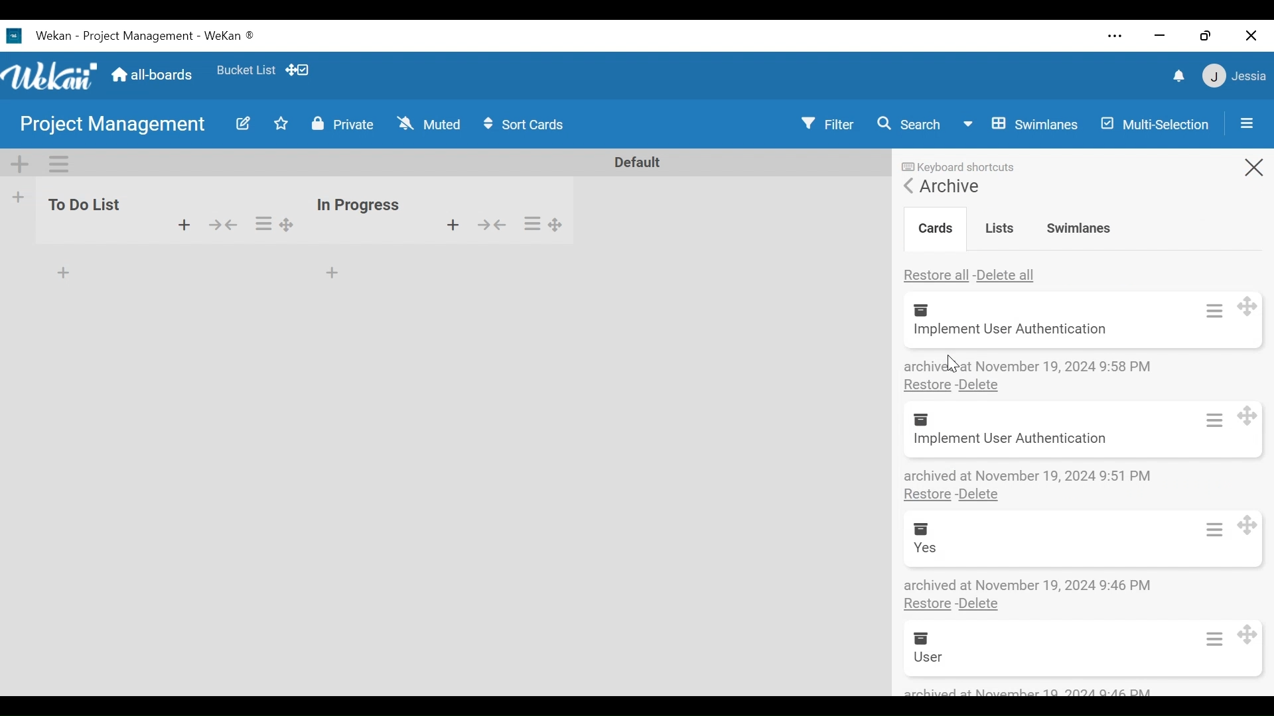 This screenshot has height=716, width=1274. What do you see at coordinates (1032, 587) in the screenshot?
I see `Archive details` at bounding box center [1032, 587].